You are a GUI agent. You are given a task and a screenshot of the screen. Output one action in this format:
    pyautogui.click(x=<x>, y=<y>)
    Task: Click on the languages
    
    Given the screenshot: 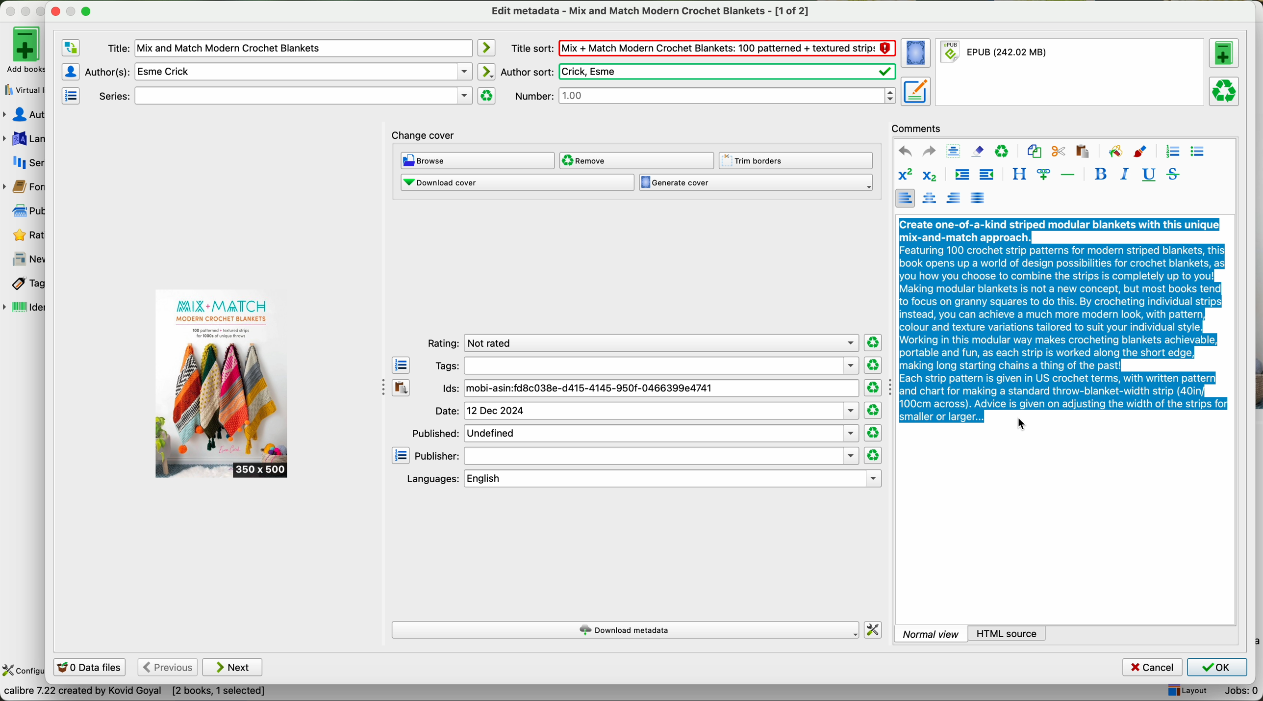 What is the action you would take?
    pyautogui.click(x=24, y=139)
    